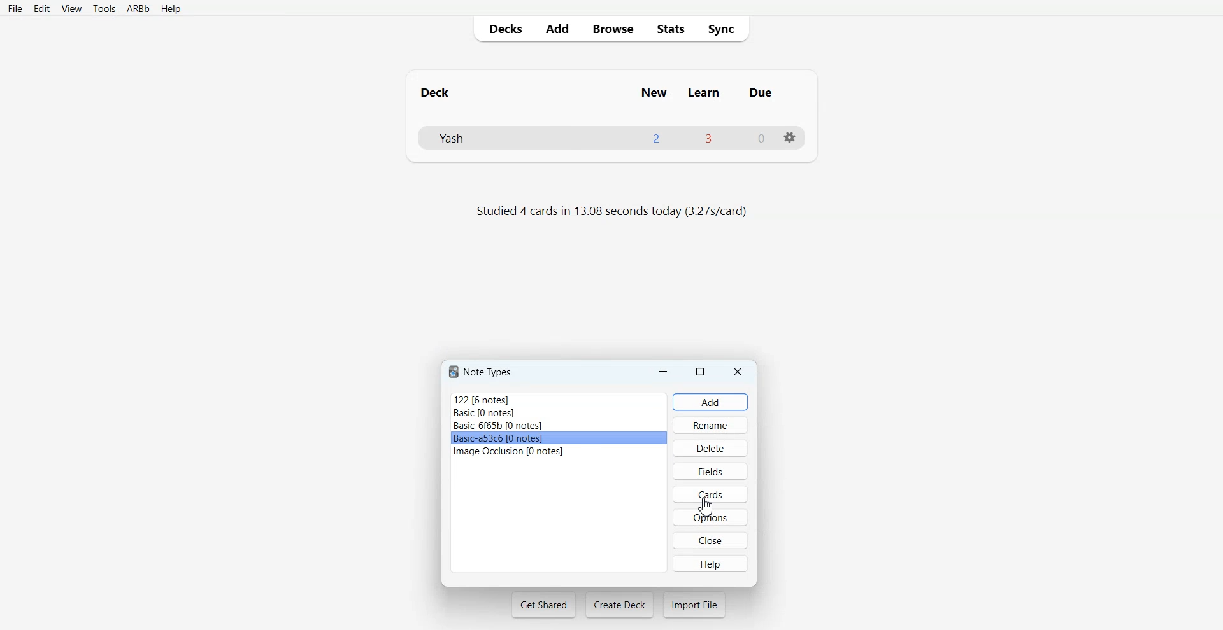 This screenshot has height=630, width=1223. Describe the element at coordinates (603, 92) in the screenshot. I see `Deck New Learn Due` at that location.